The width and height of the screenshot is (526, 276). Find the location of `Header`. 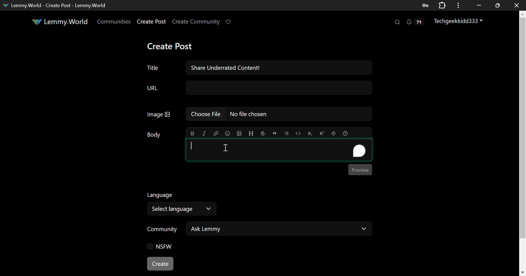

Header is located at coordinates (251, 133).